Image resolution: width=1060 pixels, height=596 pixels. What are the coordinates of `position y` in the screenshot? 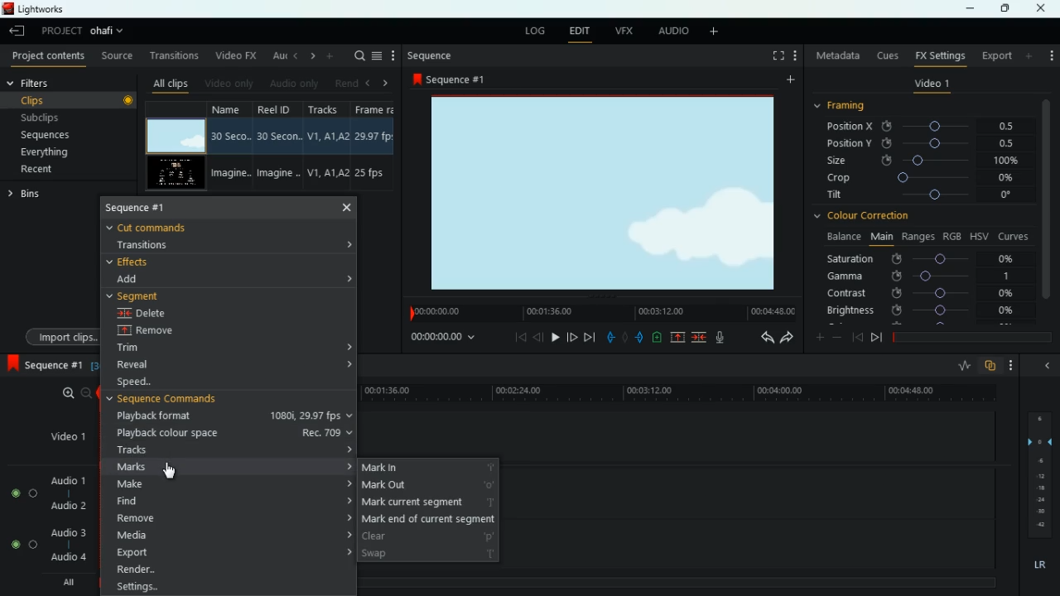 It's located at (914, 144).